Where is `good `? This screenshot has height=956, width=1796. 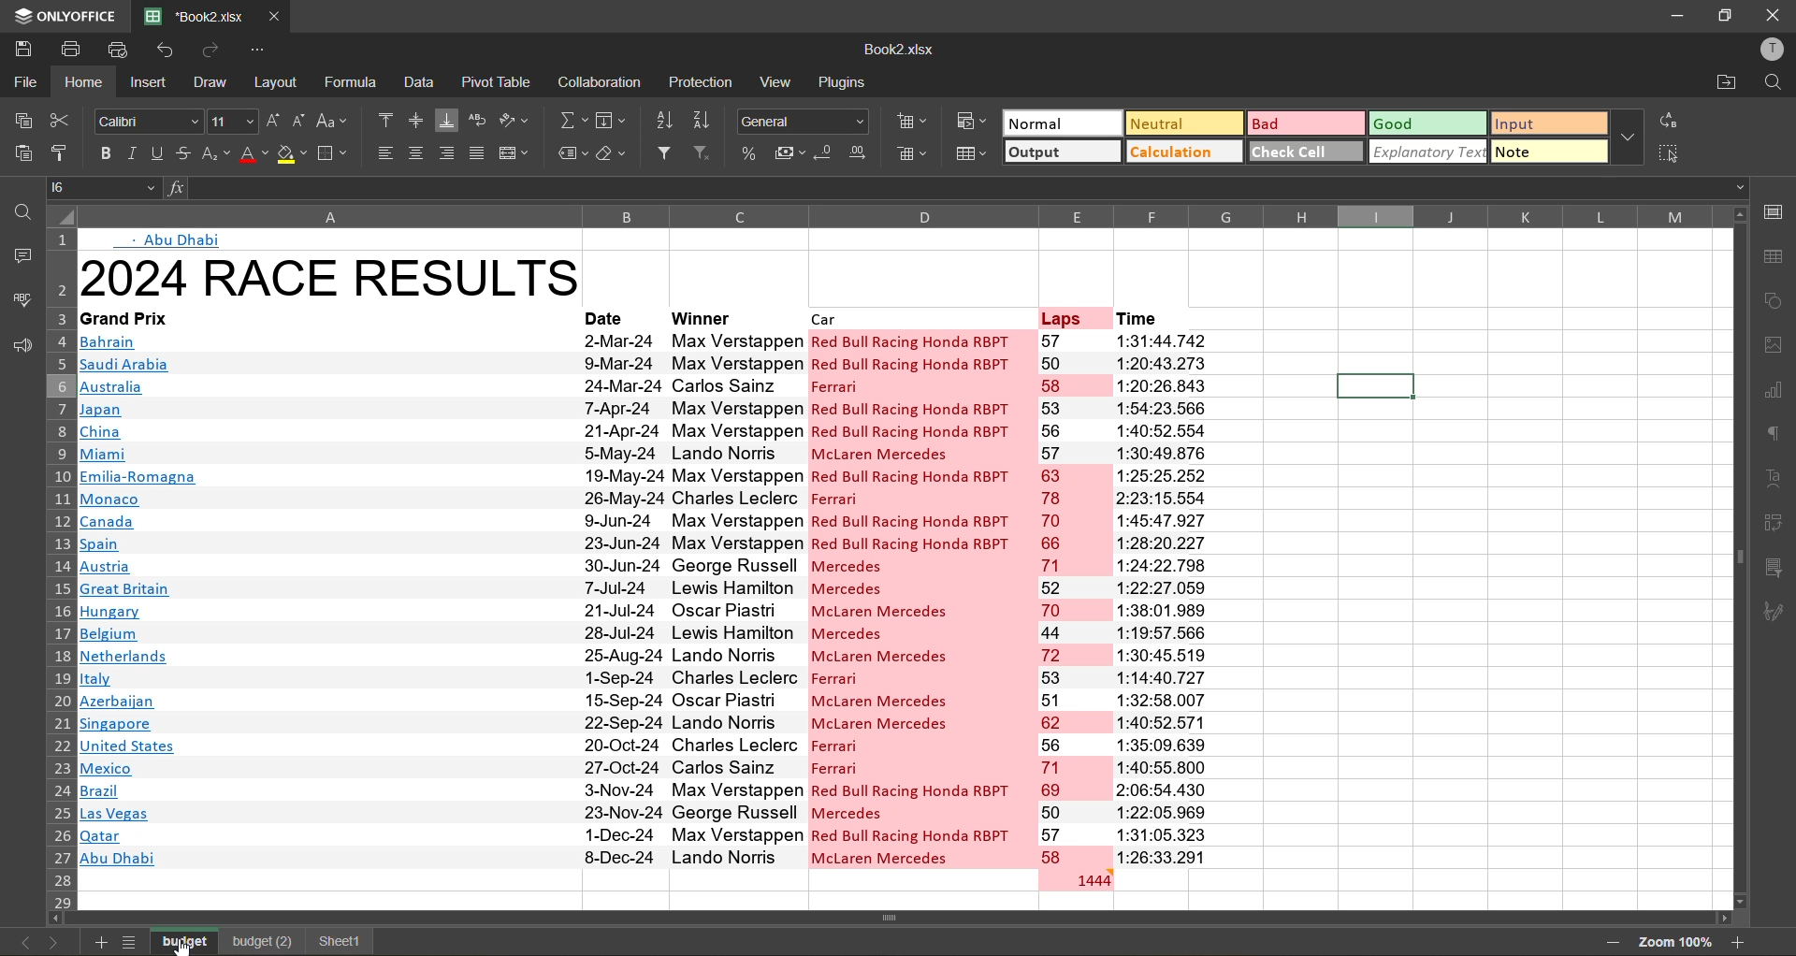
good  is located at coordinates (1429, 124).